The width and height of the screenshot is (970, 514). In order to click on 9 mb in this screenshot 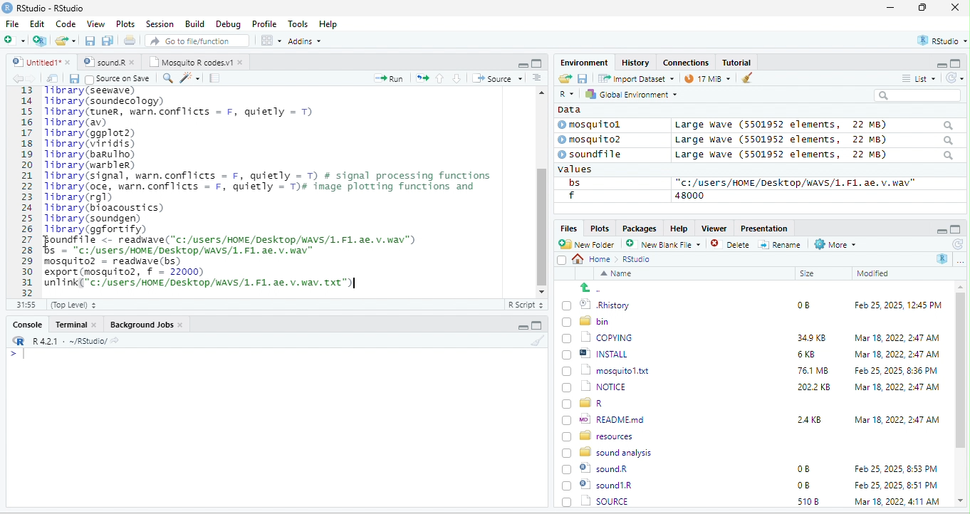, I will do `click(707, 80)`.